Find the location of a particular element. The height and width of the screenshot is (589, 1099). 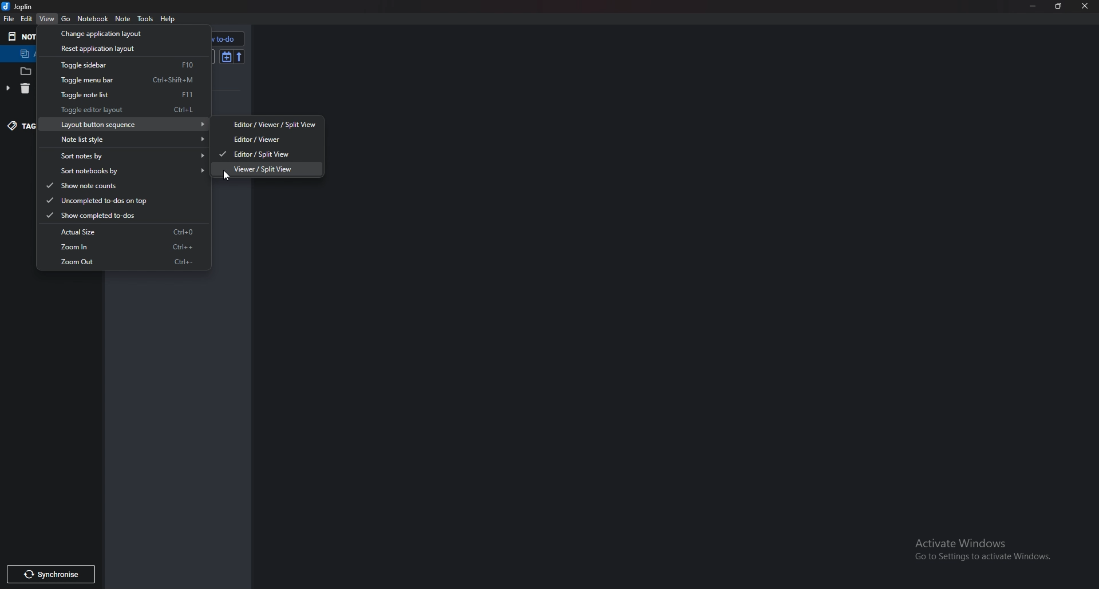

edit is located at coordinates (27, 18).